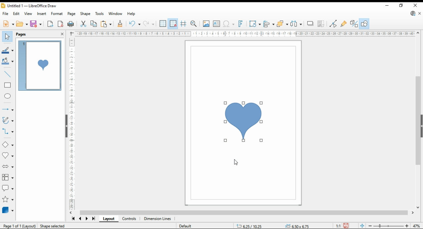 The width and height of the screenshot is (423, 229). Describe the element at coordinates (71, 24) in the screenshot. I see `print` at that location.